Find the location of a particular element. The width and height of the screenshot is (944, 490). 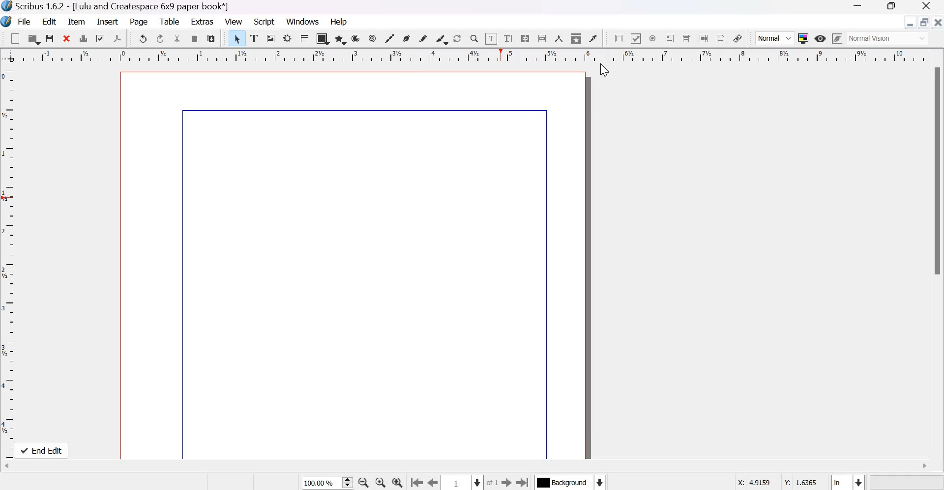

Insert is located at coordinates (108, 22).